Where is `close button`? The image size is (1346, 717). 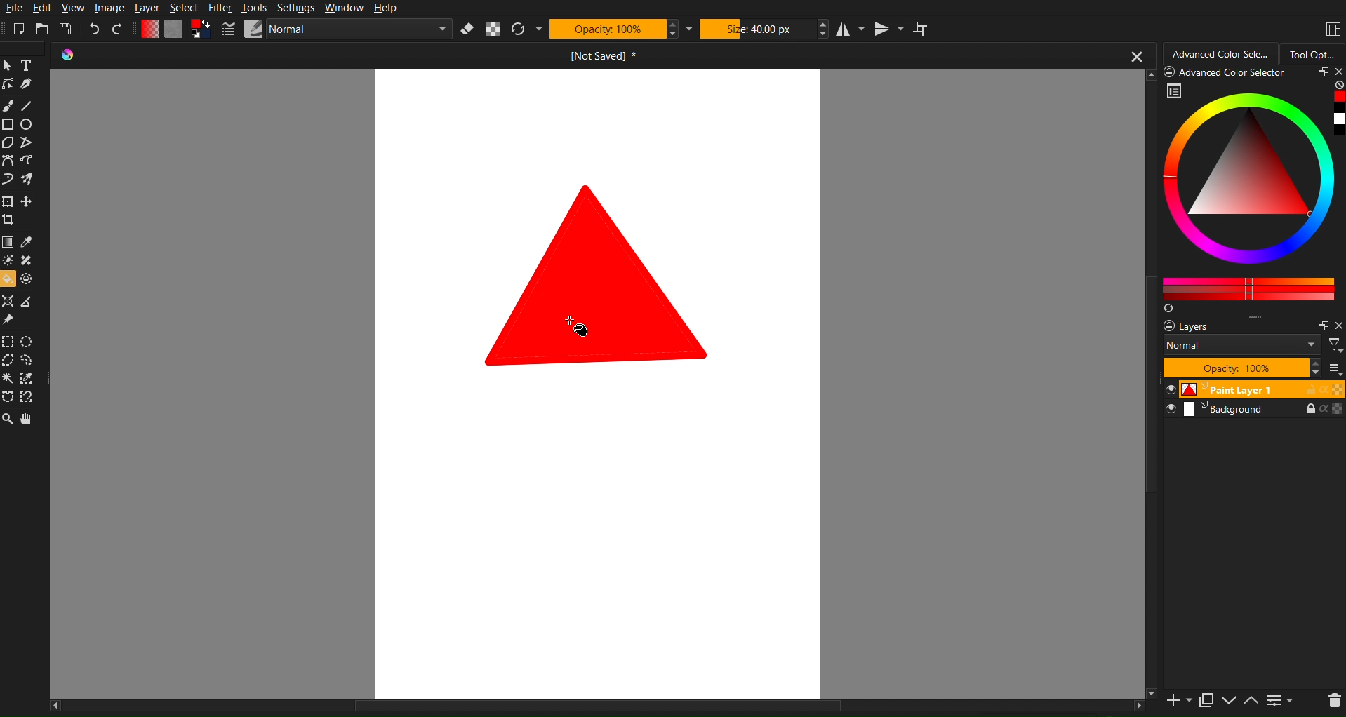 close button is located at coordinates (1136, 55).